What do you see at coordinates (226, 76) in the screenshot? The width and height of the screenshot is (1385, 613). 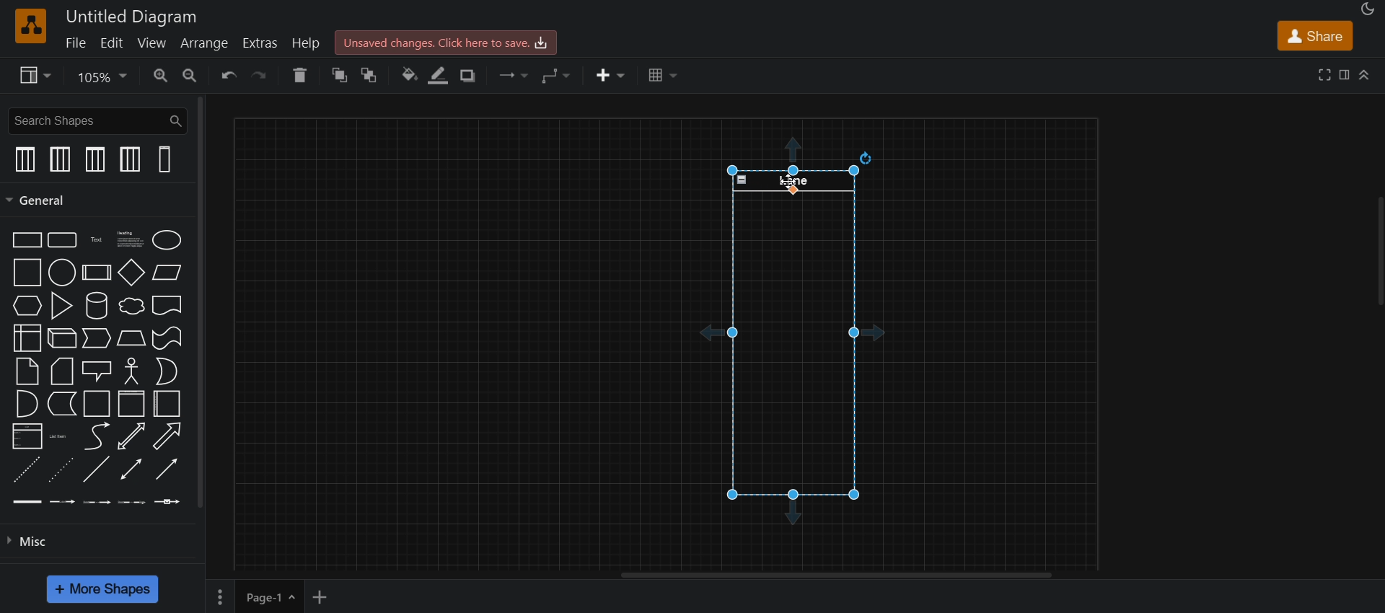 I see `undo` at bounding box center [226, 76].